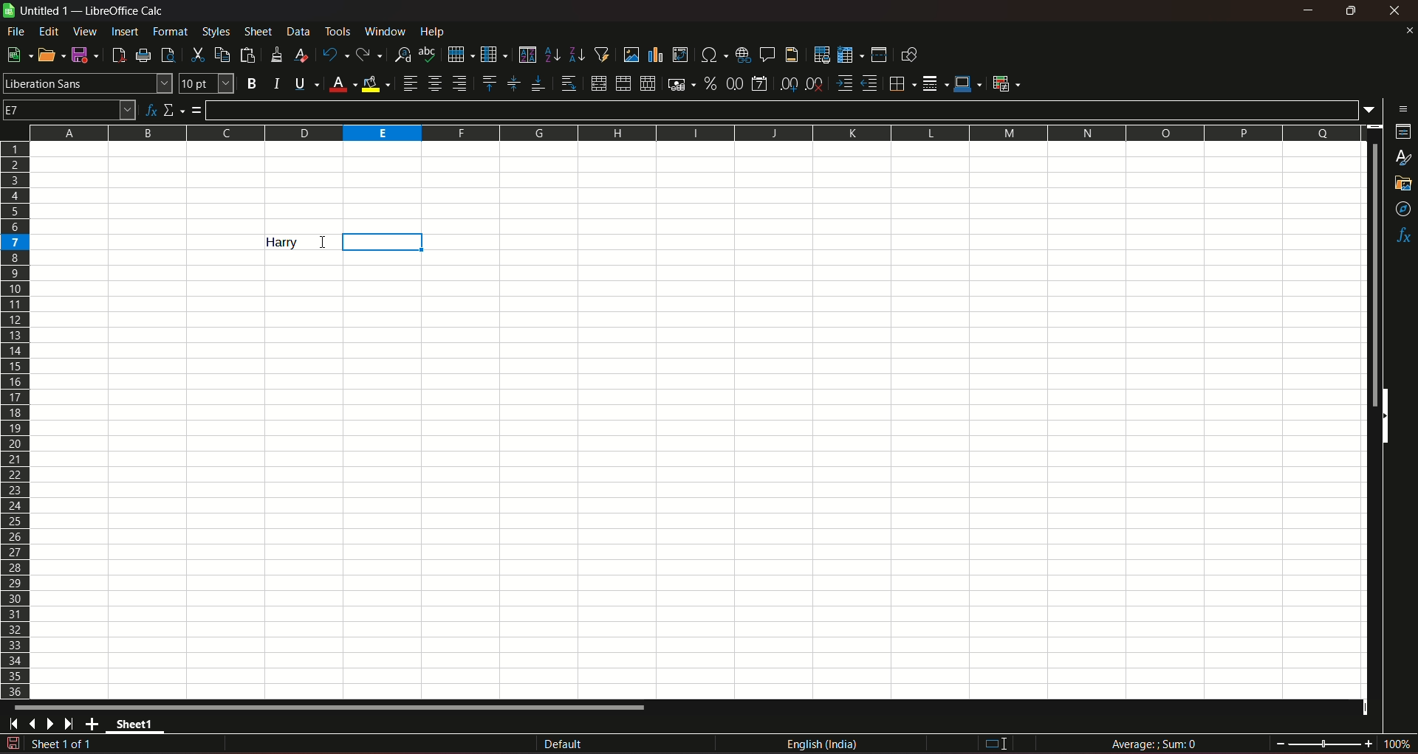  What do you see at coordinates (215, 31) in the screenshot?
I see `styles` at bounding box center [215, 31].